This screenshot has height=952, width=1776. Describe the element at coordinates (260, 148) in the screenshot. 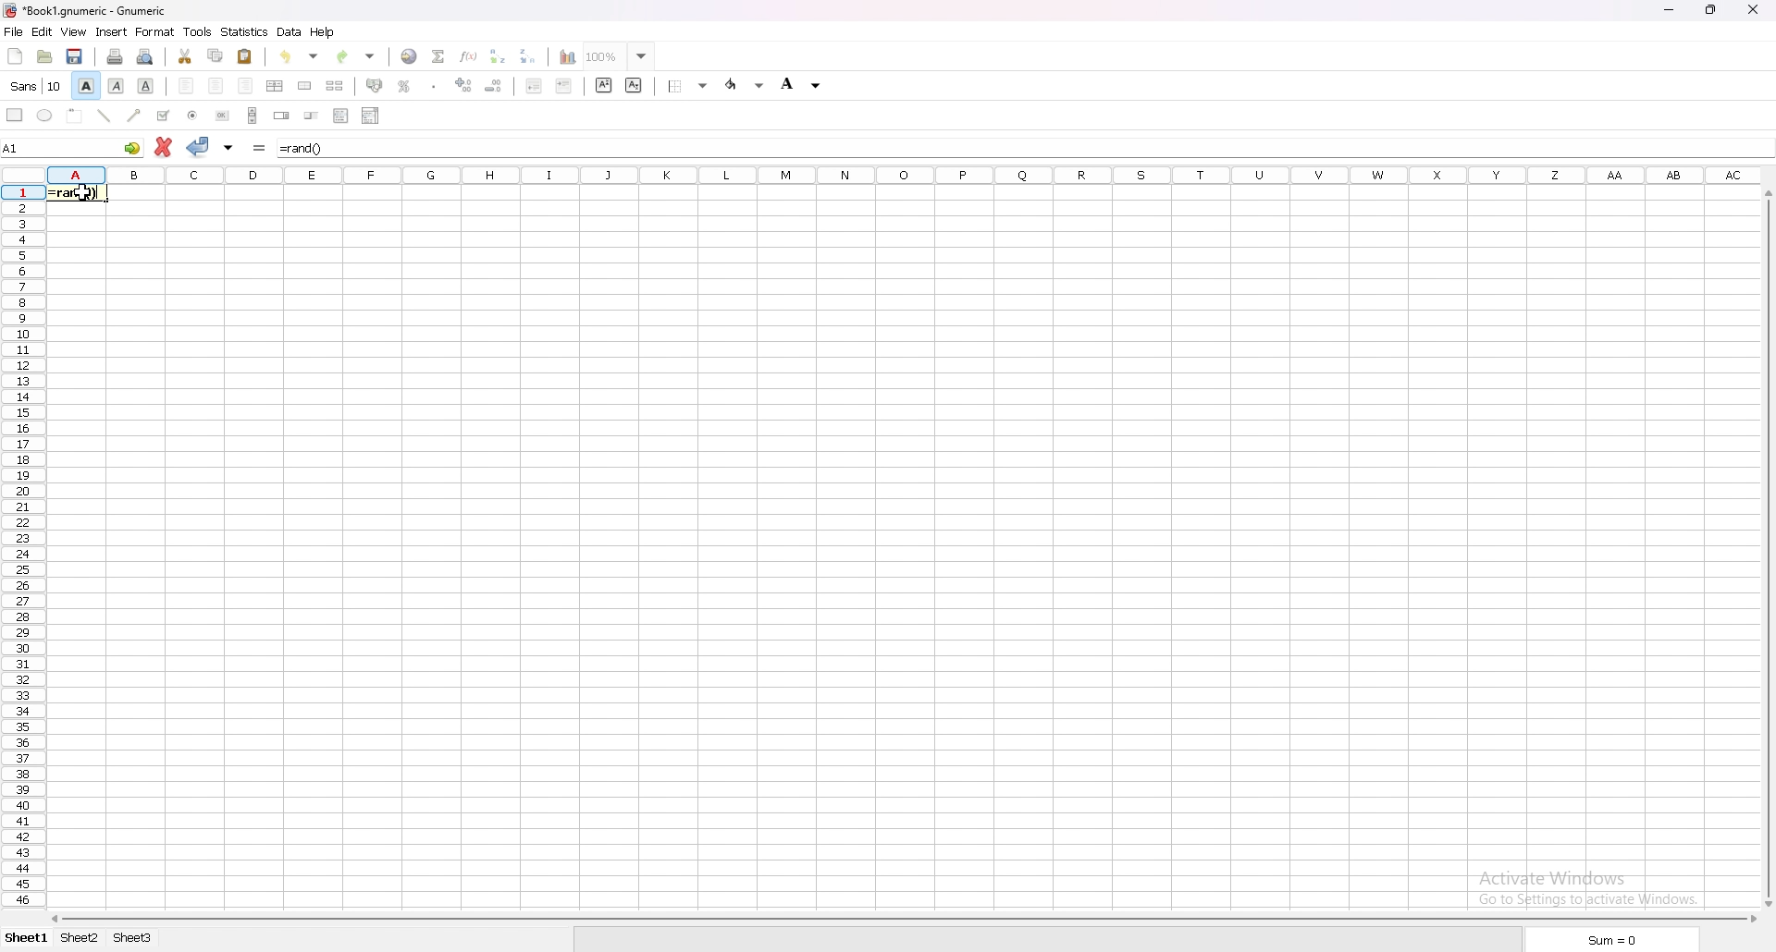

I see `formula` at that location.